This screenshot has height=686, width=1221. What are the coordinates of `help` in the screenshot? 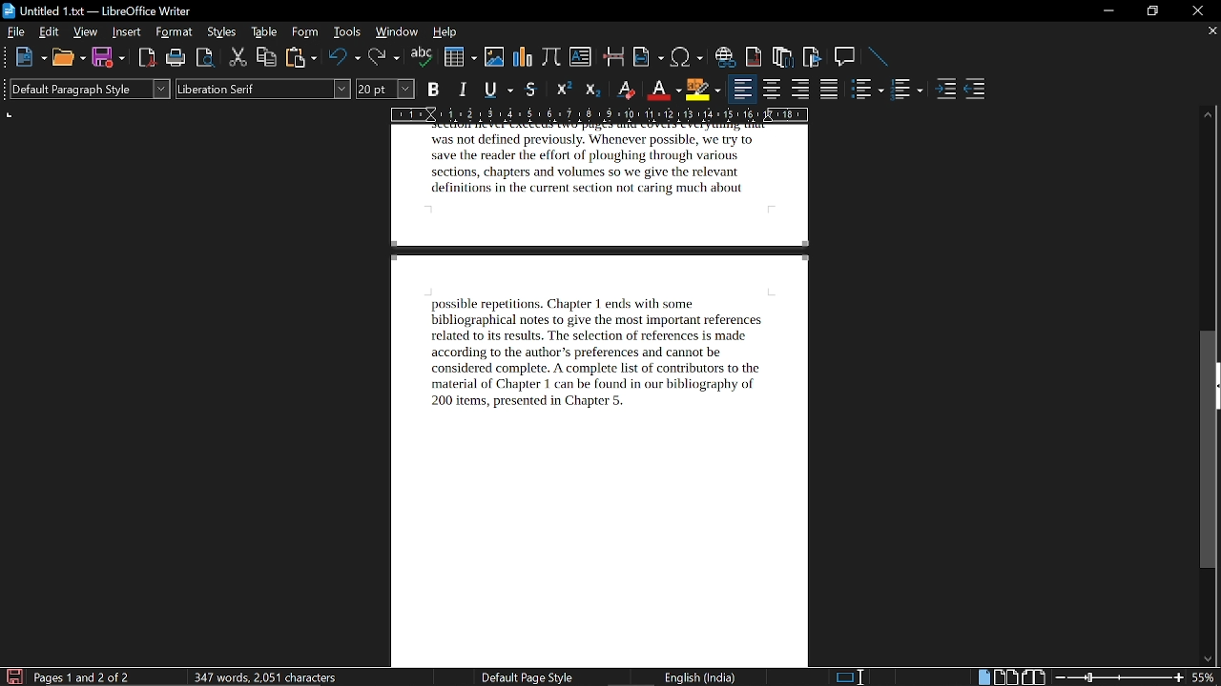 It's located at (445, 32).